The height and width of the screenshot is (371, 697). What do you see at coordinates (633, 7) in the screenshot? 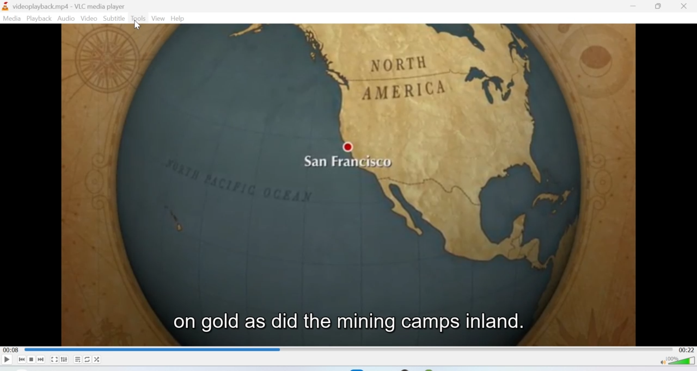
I see `Minimise` at bounding box center [633, 7].